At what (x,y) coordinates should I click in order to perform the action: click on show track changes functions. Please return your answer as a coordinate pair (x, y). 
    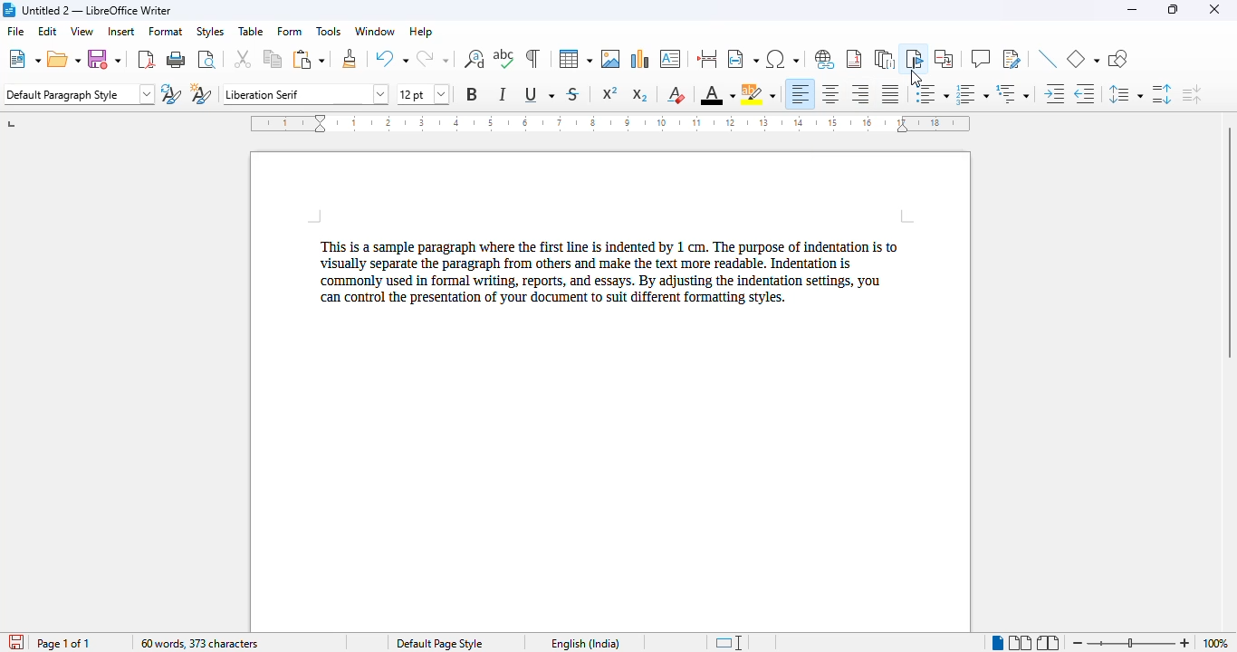
    Looking at the image, I should click on (1012, 59).